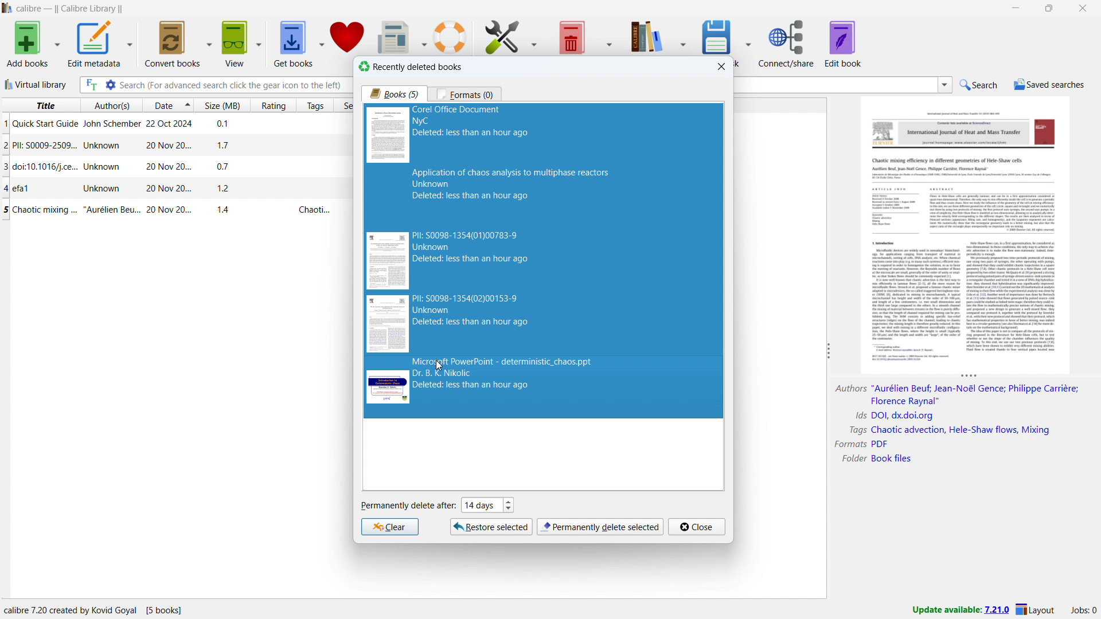  I want to click on search history, so click(945, 85).